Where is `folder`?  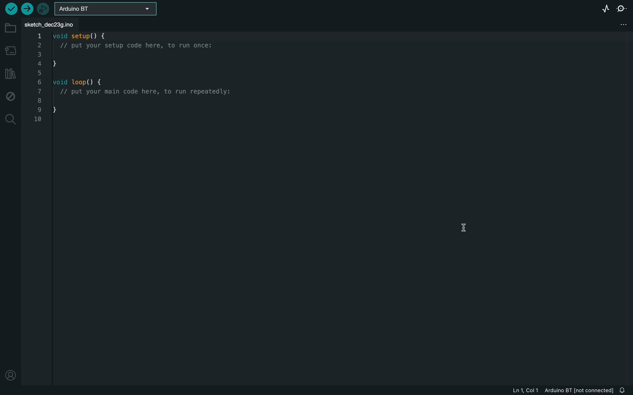 folder is located at coordinates (10, 28).